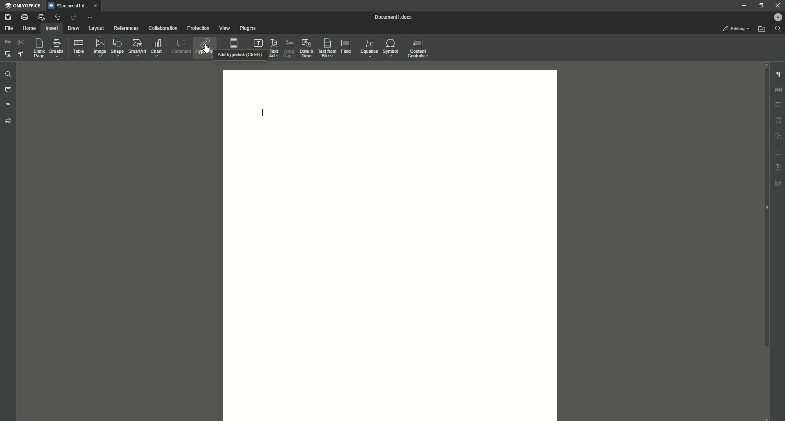  I want to click on scroll up, so click(767, 64).